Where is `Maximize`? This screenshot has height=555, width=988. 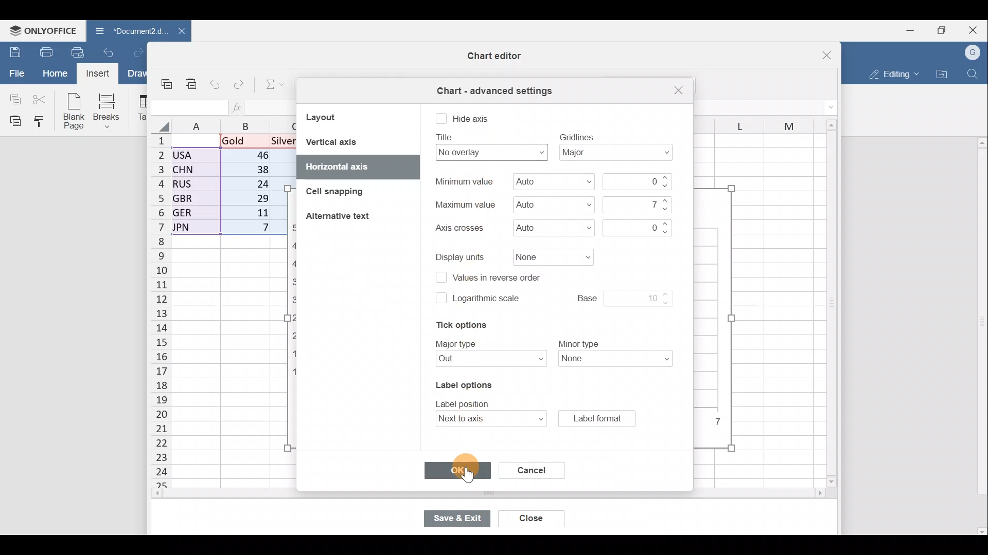
Maximize is located at coordinates (941, 30).